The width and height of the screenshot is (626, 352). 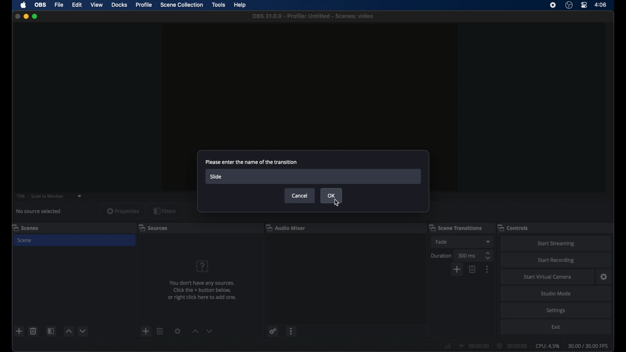 What do you see at coordinates (251, 162) in the screenshot?
I see `please enter the name of the transition` at bounding box center [251, 162].